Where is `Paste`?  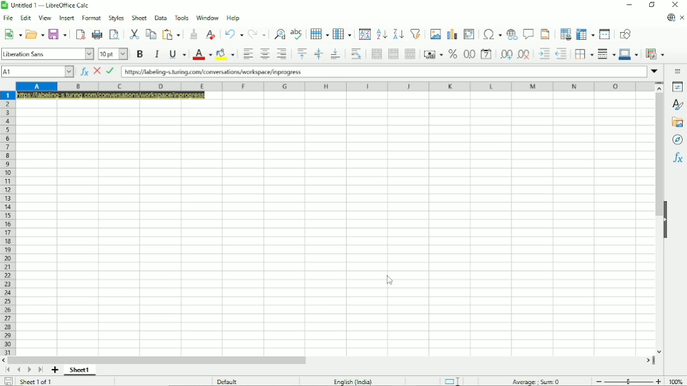
Paste is located at coordinates (172, 35).